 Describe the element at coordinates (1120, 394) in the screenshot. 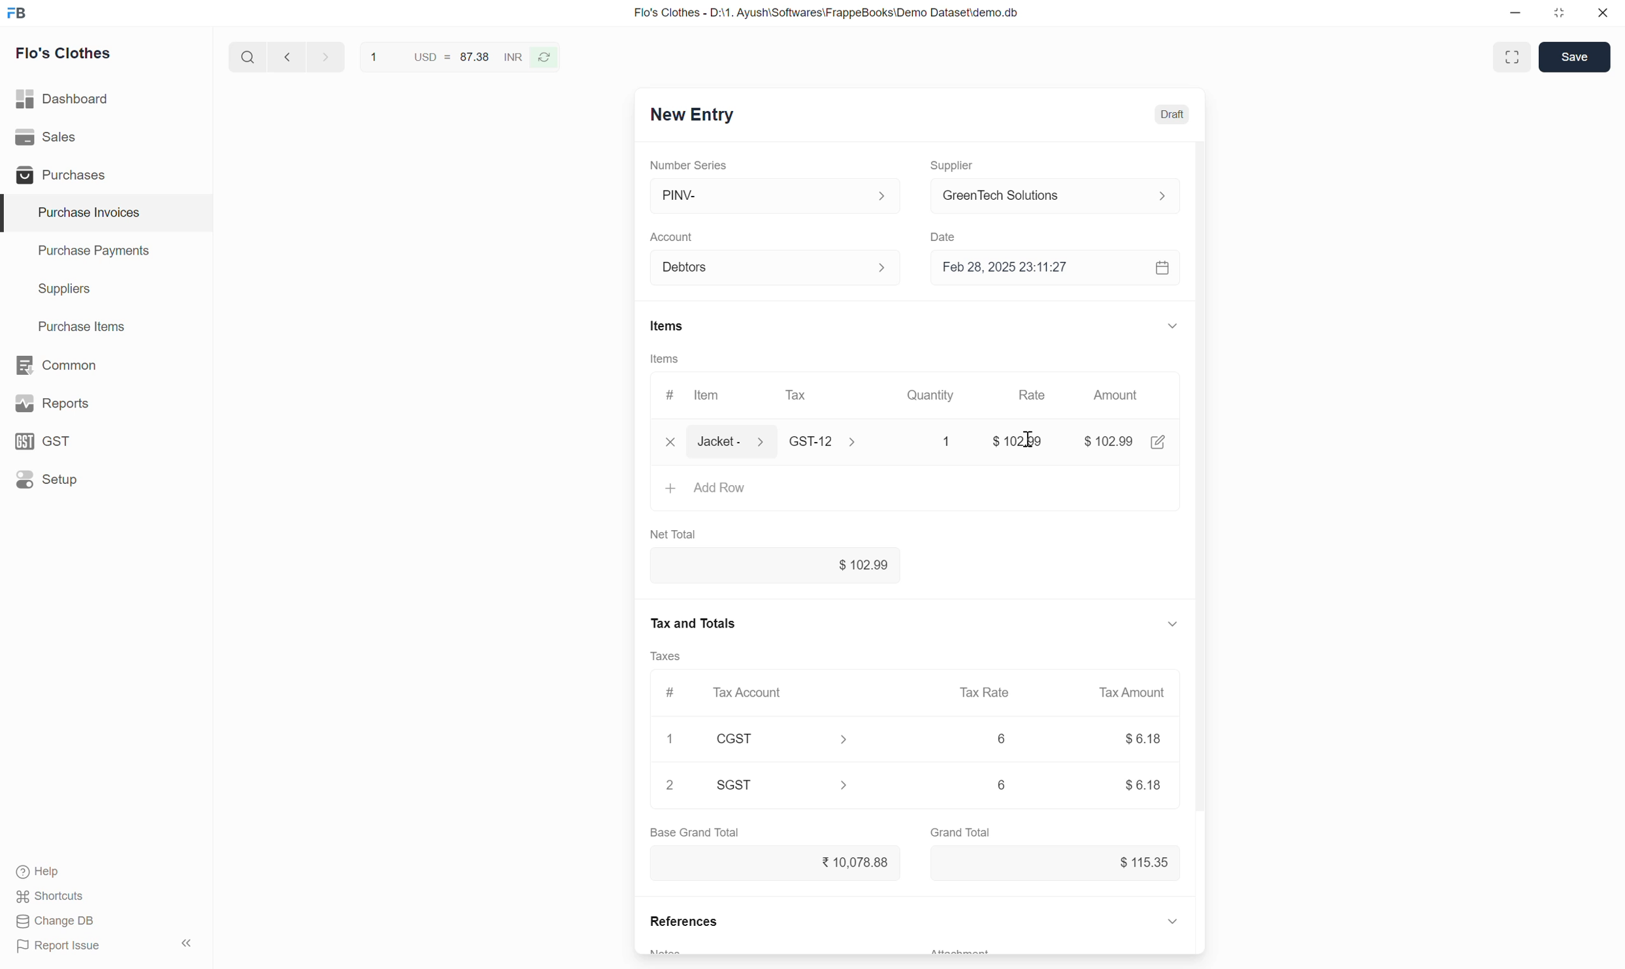

I see `Amount` at that location.